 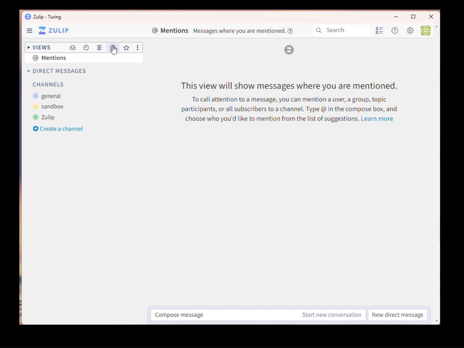 I want to click on Merge, so click(x=101, y=48).